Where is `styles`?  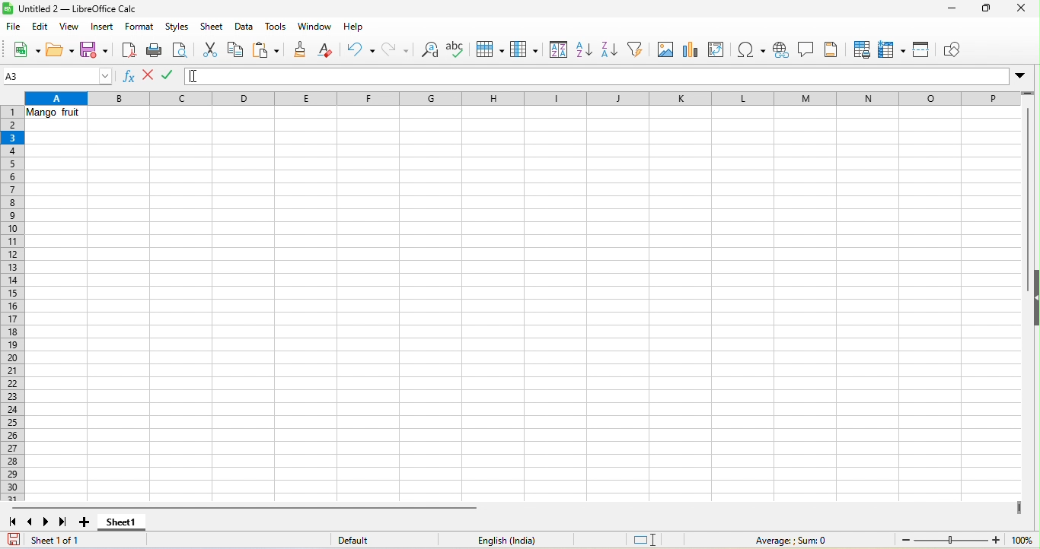
styles is located at coordinates (178, 27).